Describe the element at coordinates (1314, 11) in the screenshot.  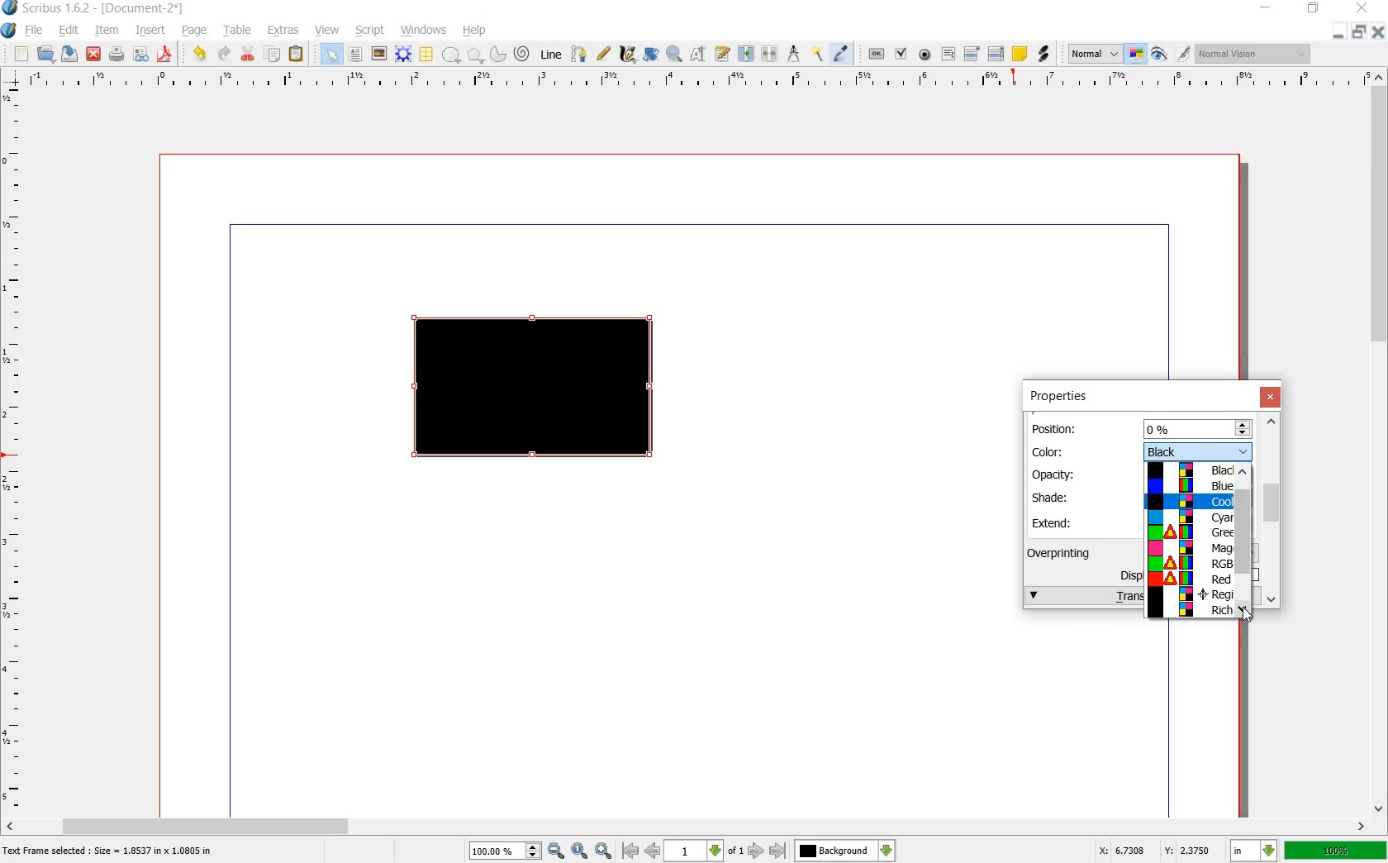
I see `restore` at that location.